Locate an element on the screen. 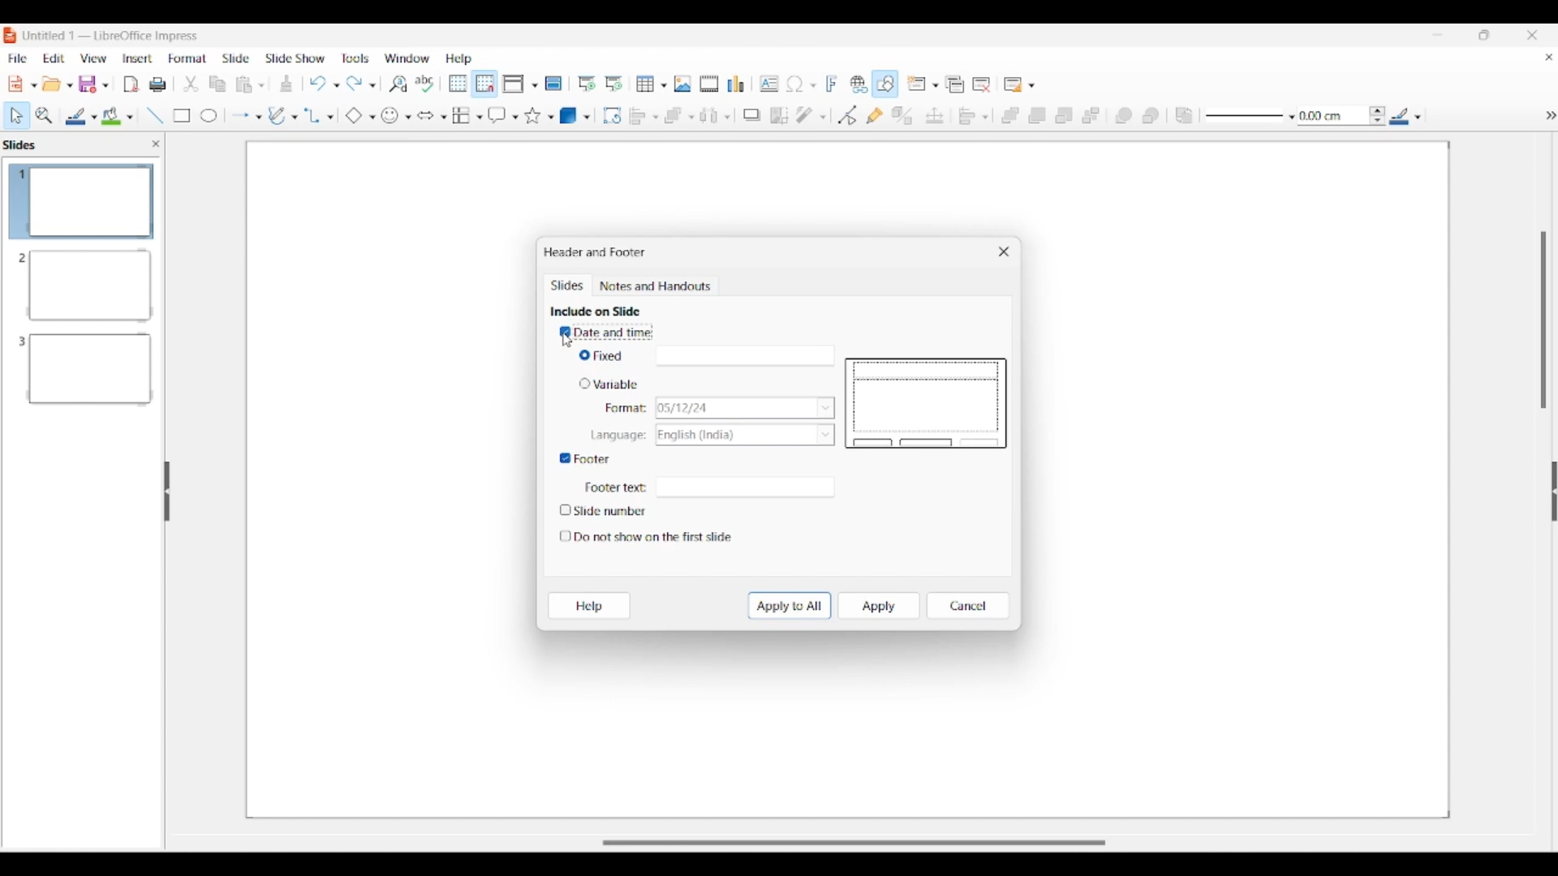 Image resolution: width=1558 pixels, height=876 pixels. Insert audio/video is located at coordinates (709, 84).